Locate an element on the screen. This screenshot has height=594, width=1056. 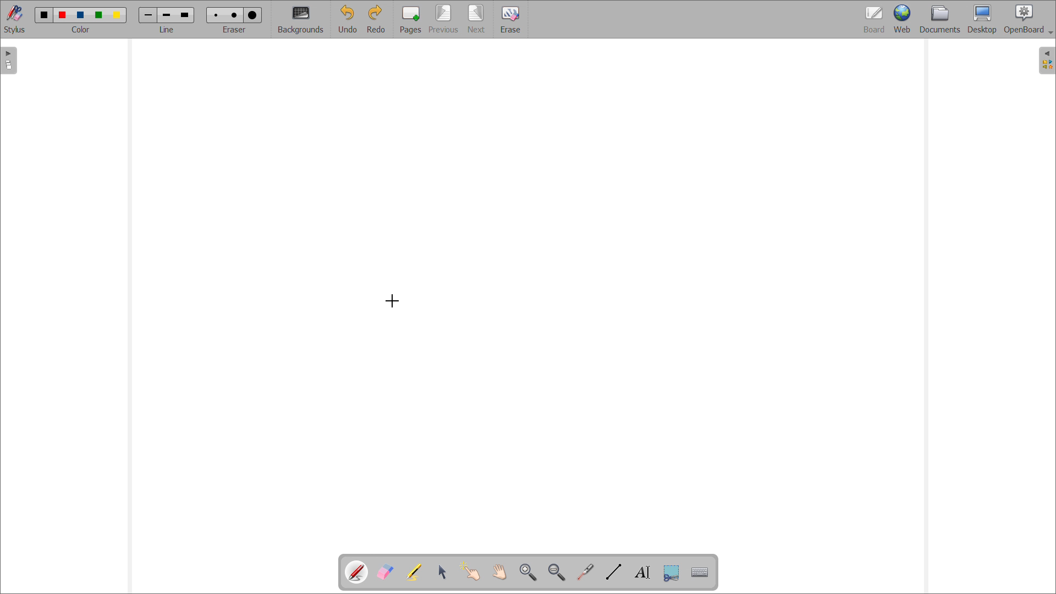
previous page is located at coordinates (444, 19).